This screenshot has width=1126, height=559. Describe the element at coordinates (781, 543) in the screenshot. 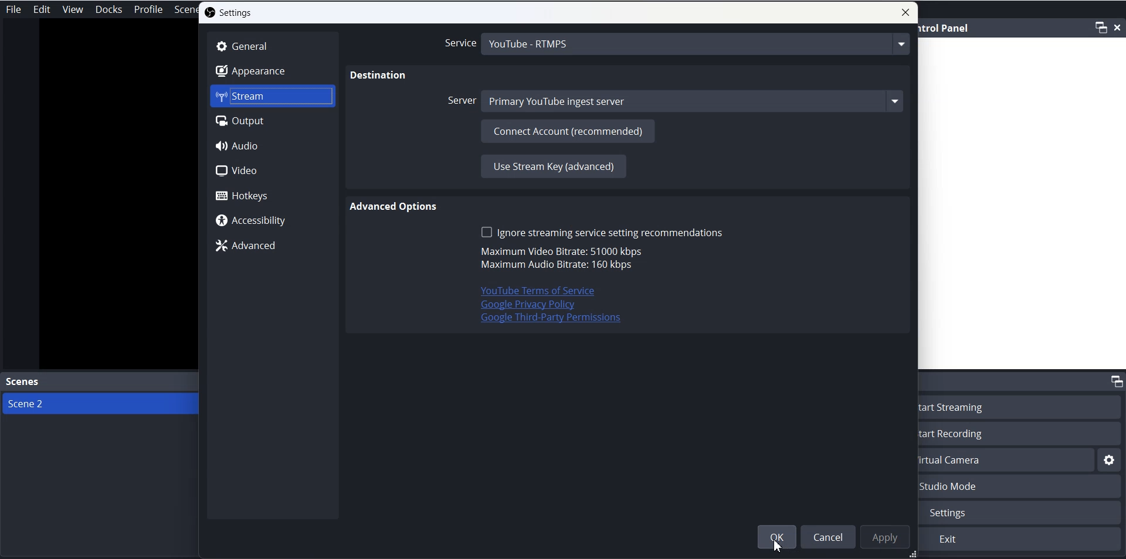

I see `Cursor on OK` at that location.